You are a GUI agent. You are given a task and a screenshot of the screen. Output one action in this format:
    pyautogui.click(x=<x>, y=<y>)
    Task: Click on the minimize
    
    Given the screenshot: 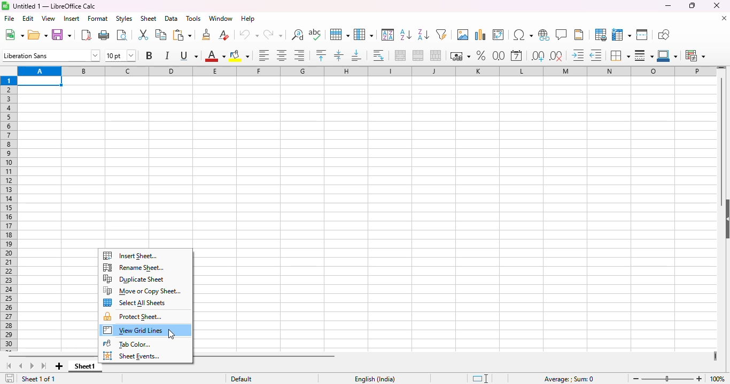 What is the action you would take?
    pyautogui.click(x=669, y=6)
    